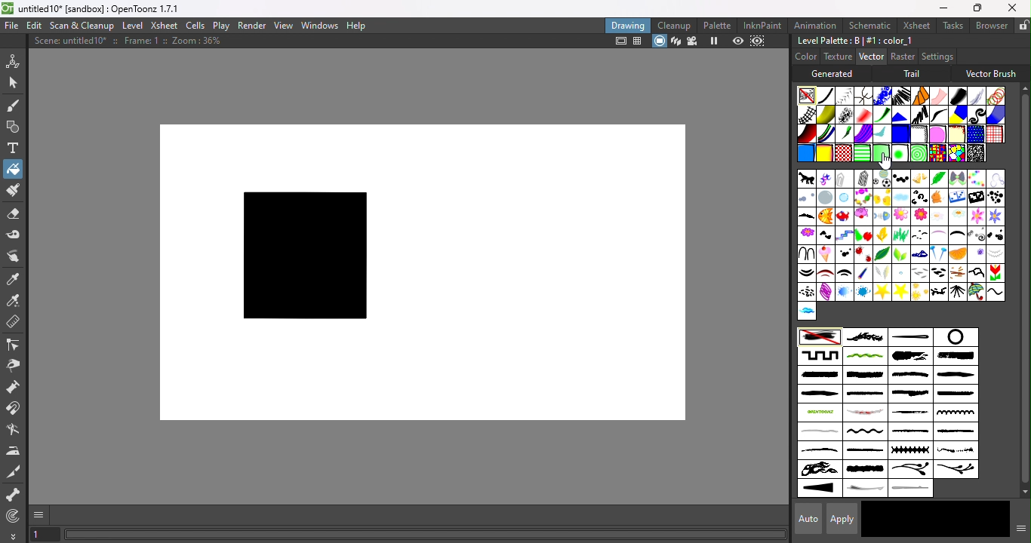  I want to click on View, so click(283, 26).